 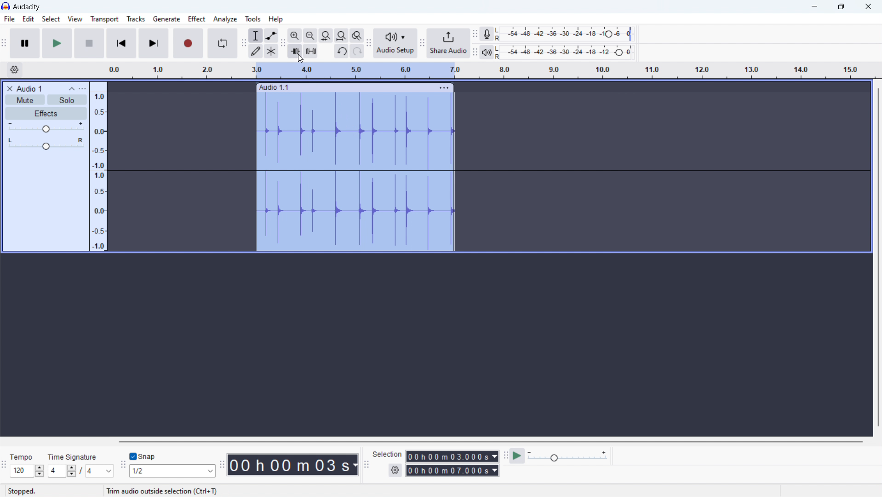 What do you see at coordinates (491, 70) in the screenshot?
I see `timeline` at bounding box center [491, 70].